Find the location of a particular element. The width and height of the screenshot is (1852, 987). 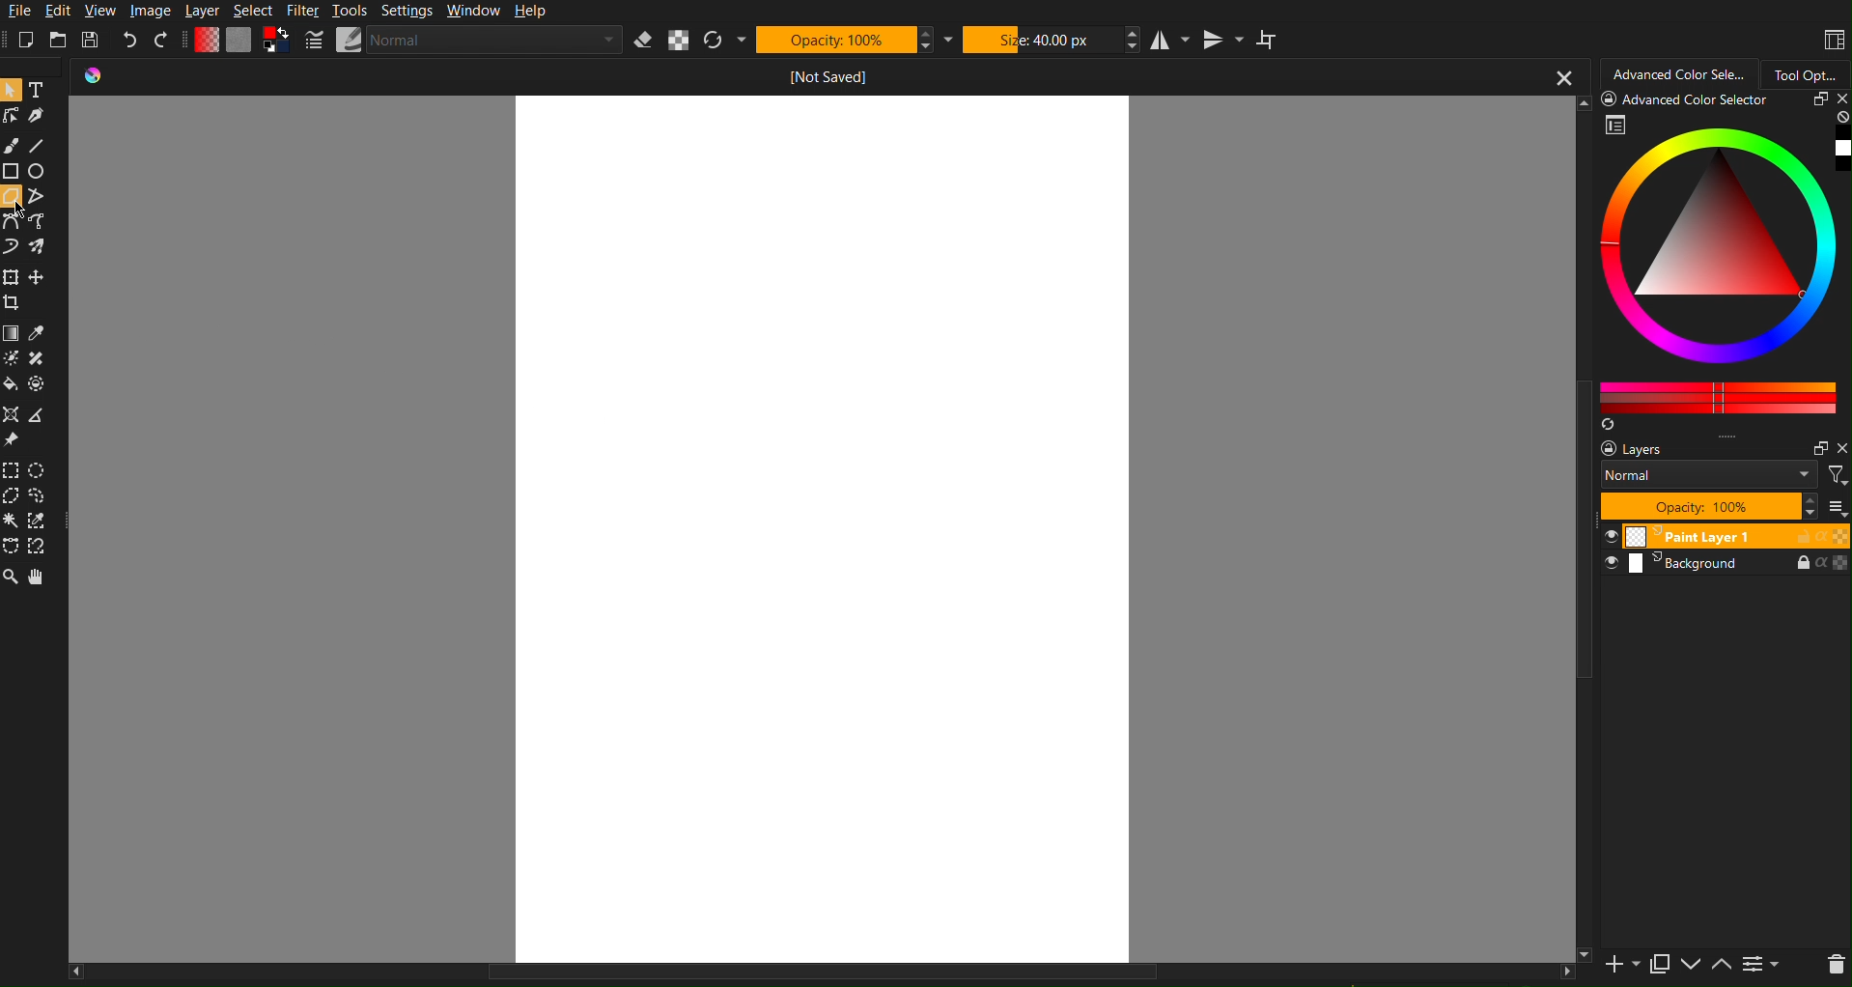

Select is located at coordinates (254, 12).